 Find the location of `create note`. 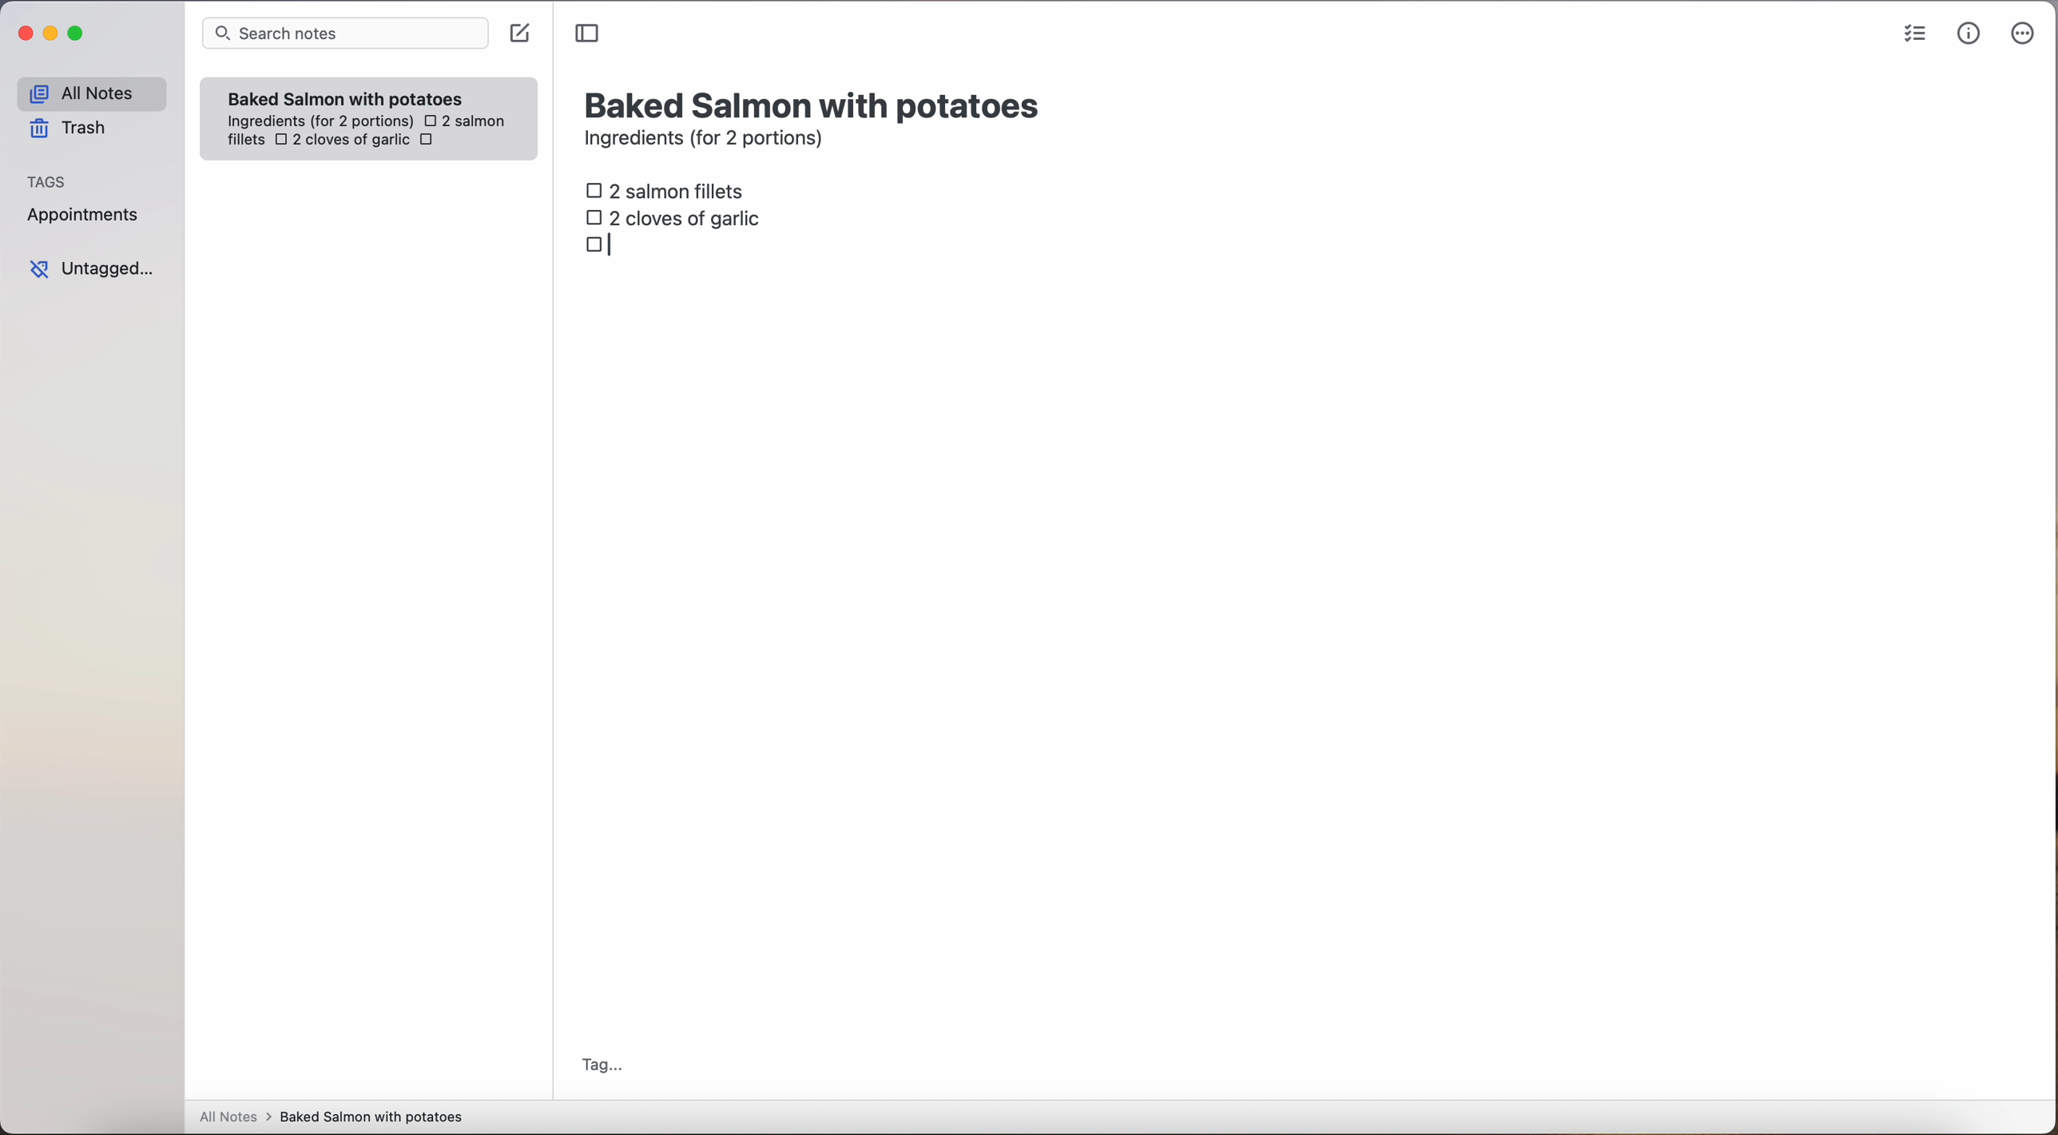

create note is located at coordinates (518, 34).